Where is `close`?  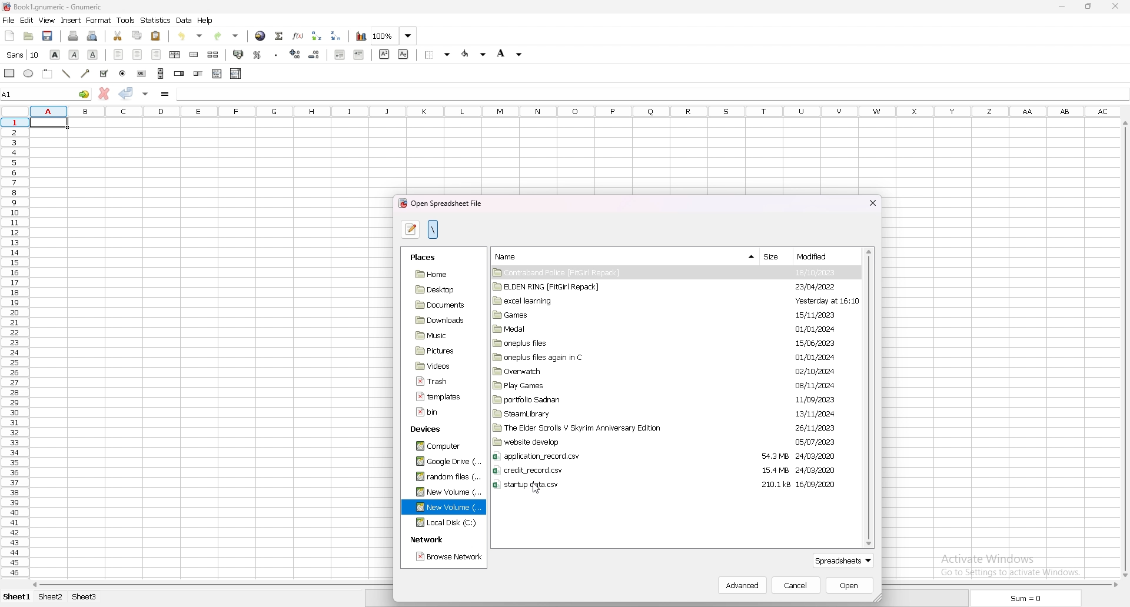
close is located at coordinates (871, 201).